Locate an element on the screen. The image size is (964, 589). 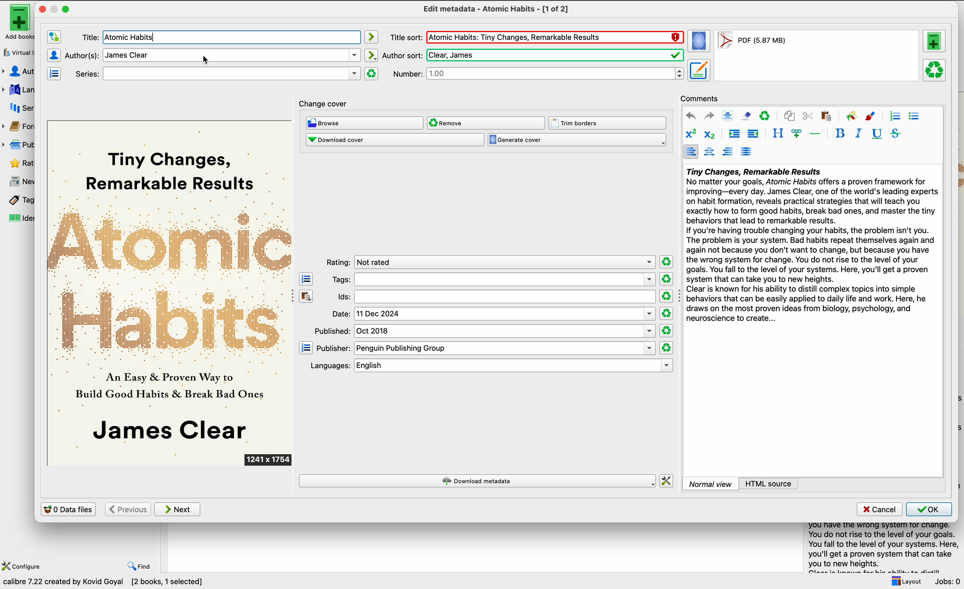
cut is located at coordinates (808, 116).